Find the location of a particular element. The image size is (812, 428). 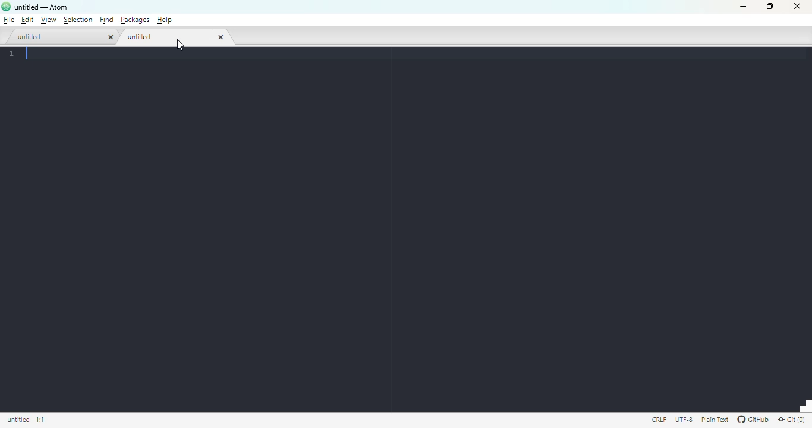

1:1 is located at coordinates (42, 419).